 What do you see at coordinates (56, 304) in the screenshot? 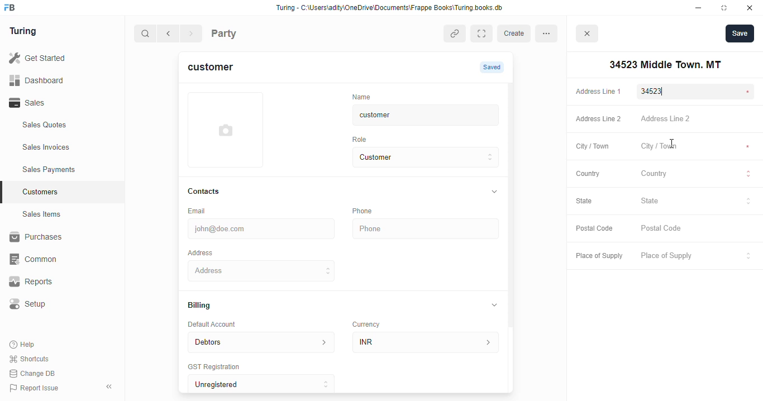
I see `Setup` at bounding box center [56, 304].